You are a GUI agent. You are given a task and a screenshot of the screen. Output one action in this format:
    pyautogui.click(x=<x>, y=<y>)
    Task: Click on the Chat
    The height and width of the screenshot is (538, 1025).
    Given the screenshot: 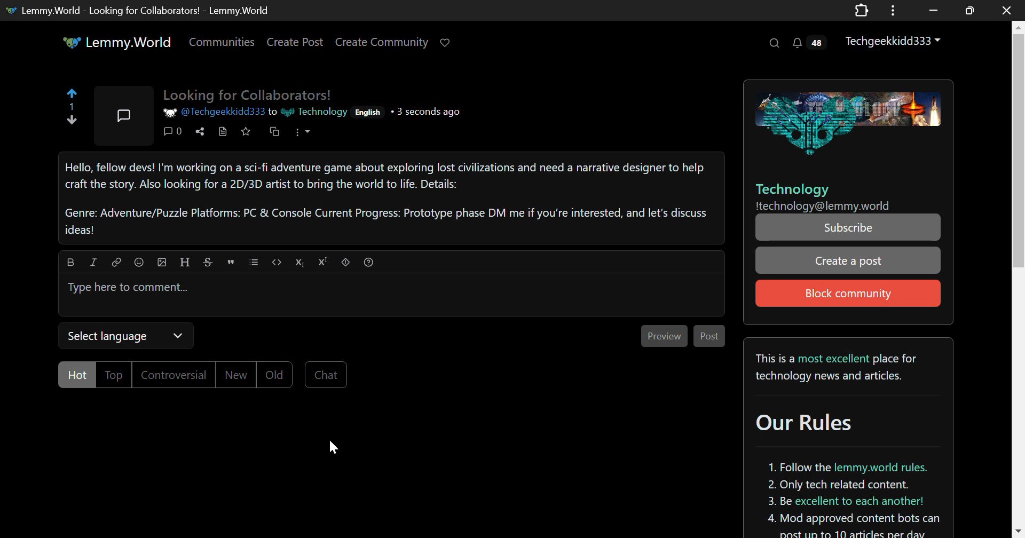 What is the action you would take?
    pyautogui.click(x=326, y=375)
    